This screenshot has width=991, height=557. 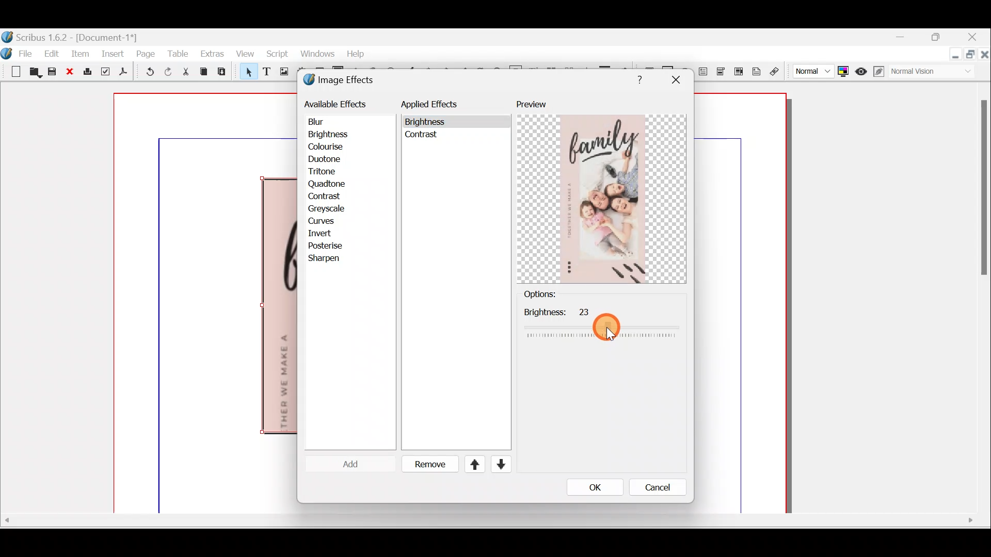 I want to click on Contrast, so click(x=326, y=195).